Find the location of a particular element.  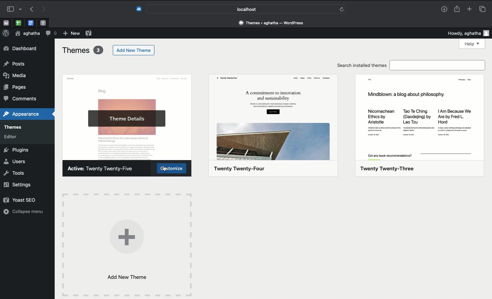

comments is located at coordinates (23, 100).